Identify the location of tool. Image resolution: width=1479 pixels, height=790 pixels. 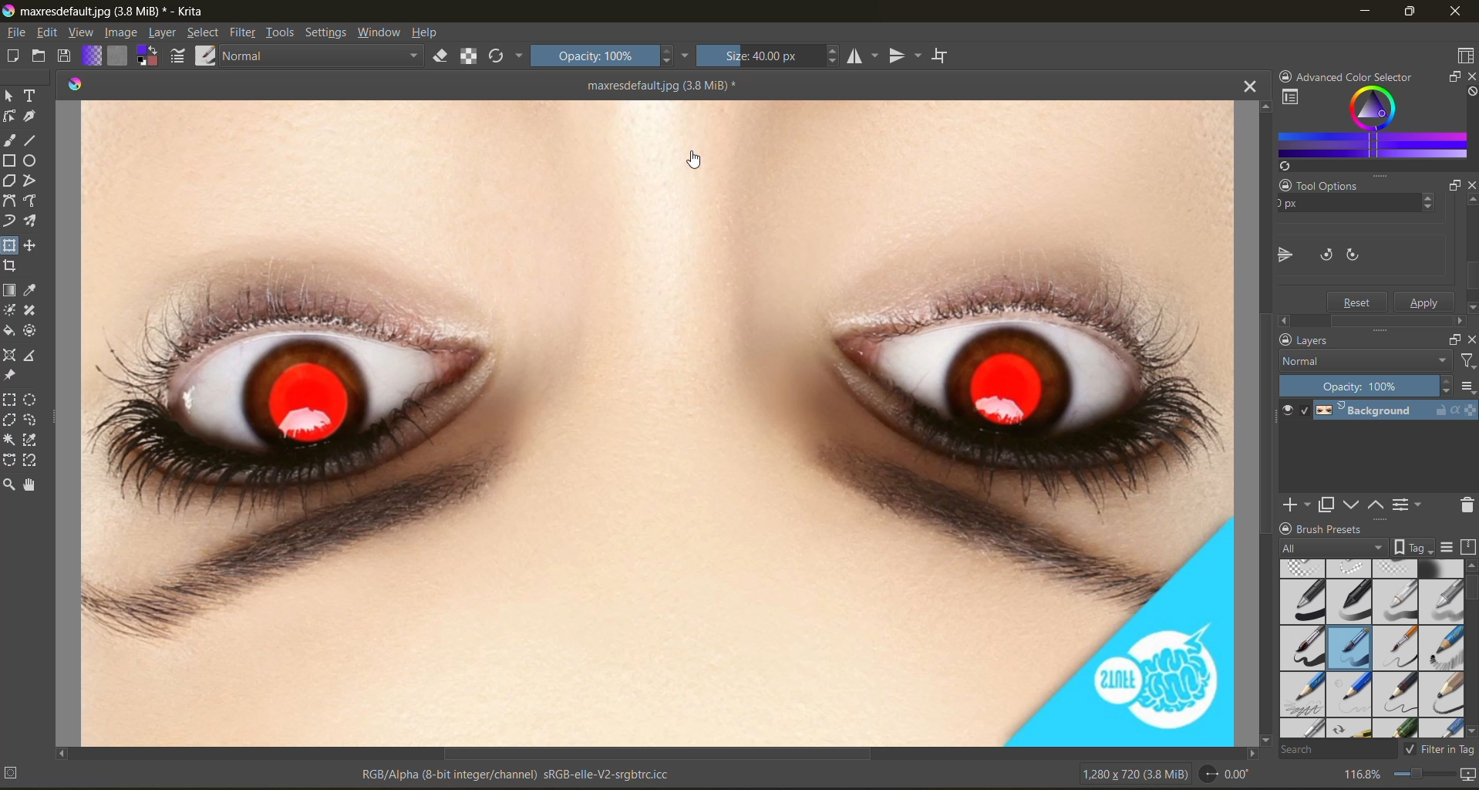
(31, 311).